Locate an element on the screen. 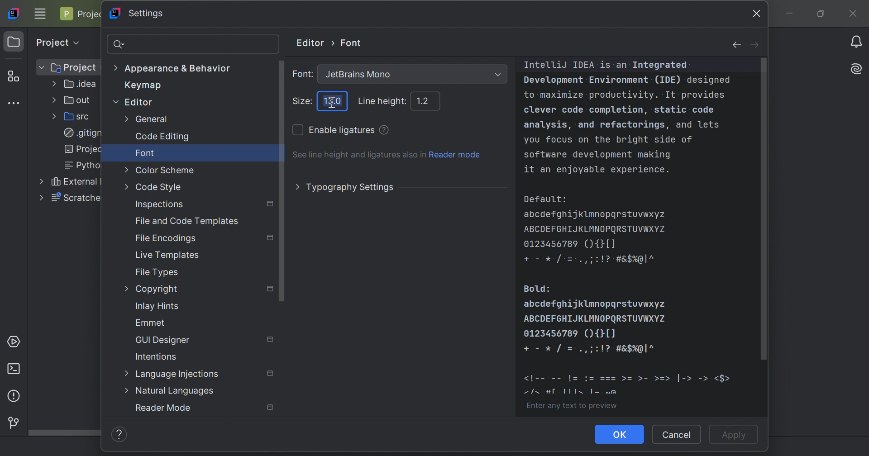 The width and height of the screenshot is (869, 456). Settings marked with this icon are only applied to the current project. Non-marked settings are applied to all projects. is located at coordinates (272, 374).